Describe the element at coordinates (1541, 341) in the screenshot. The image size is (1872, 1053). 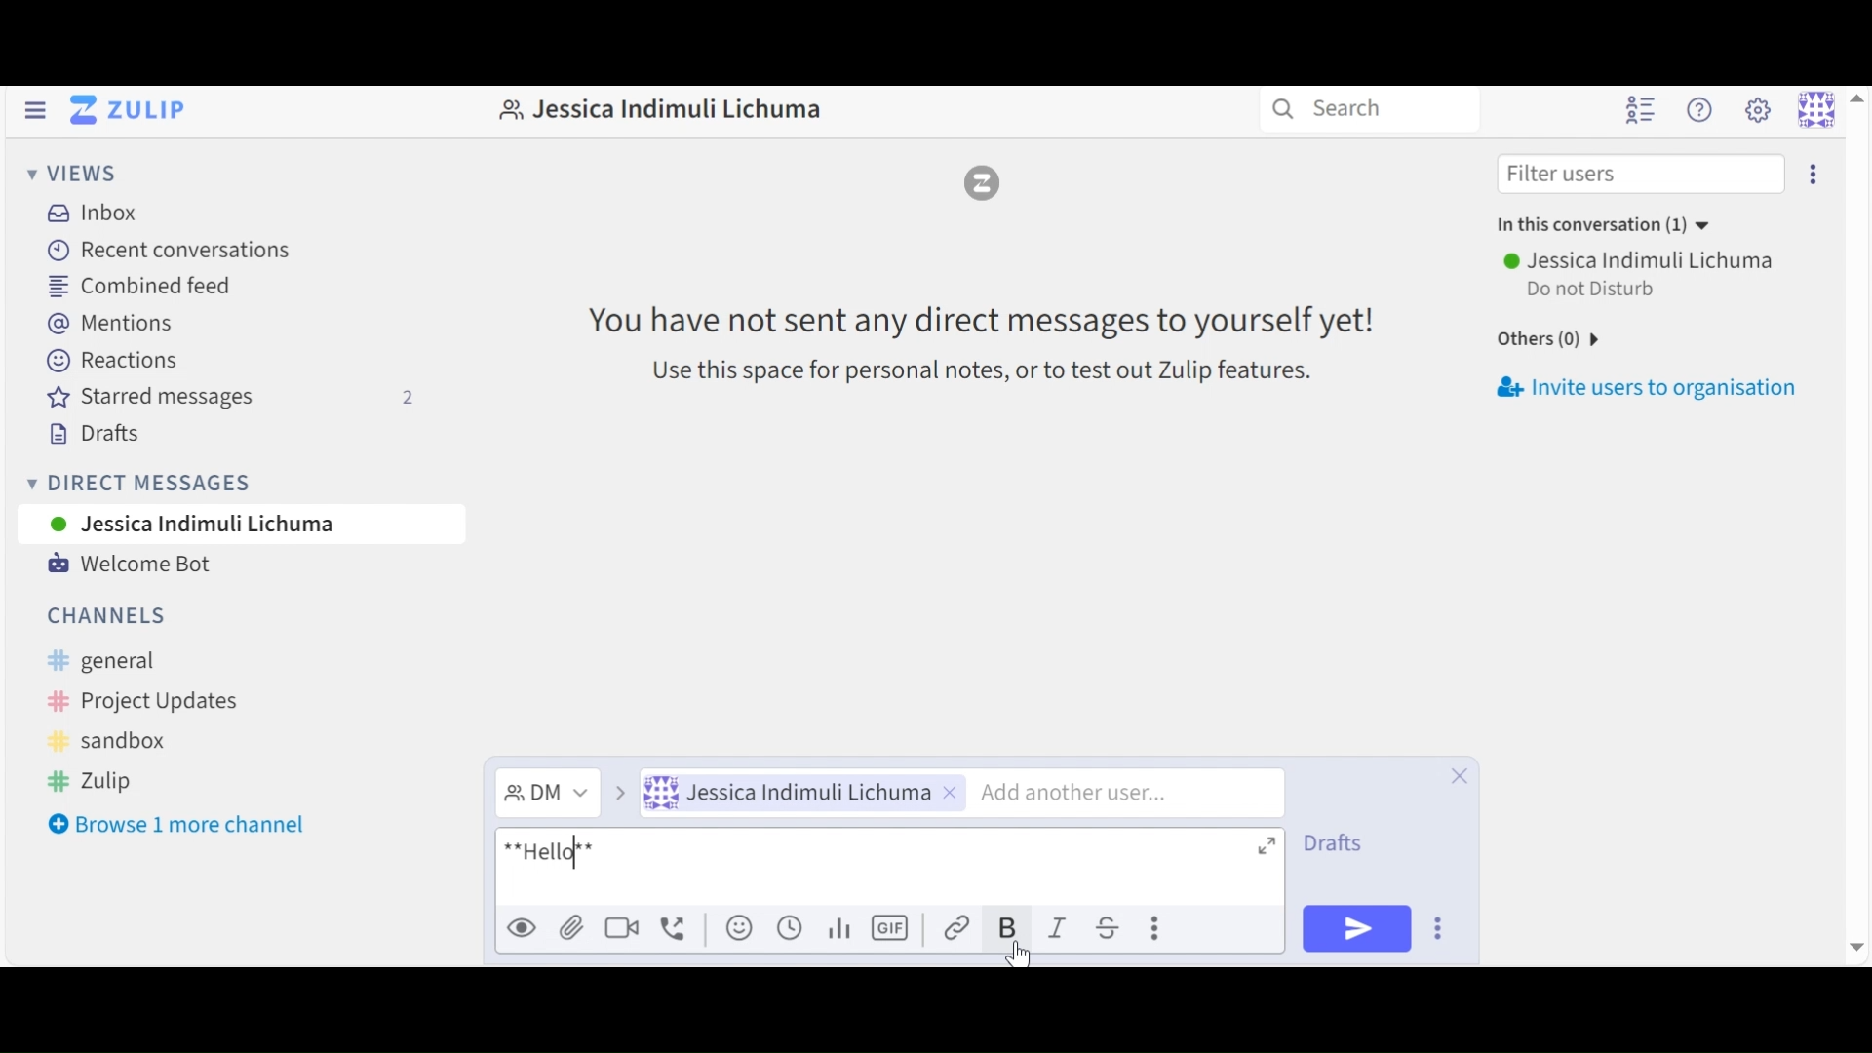
I see `others (0)` at that location.